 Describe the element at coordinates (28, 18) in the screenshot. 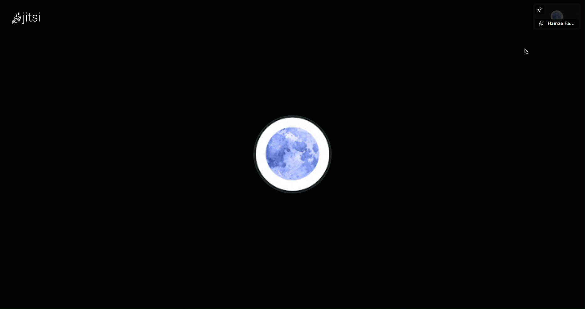

I see `Jitsi` at that location.